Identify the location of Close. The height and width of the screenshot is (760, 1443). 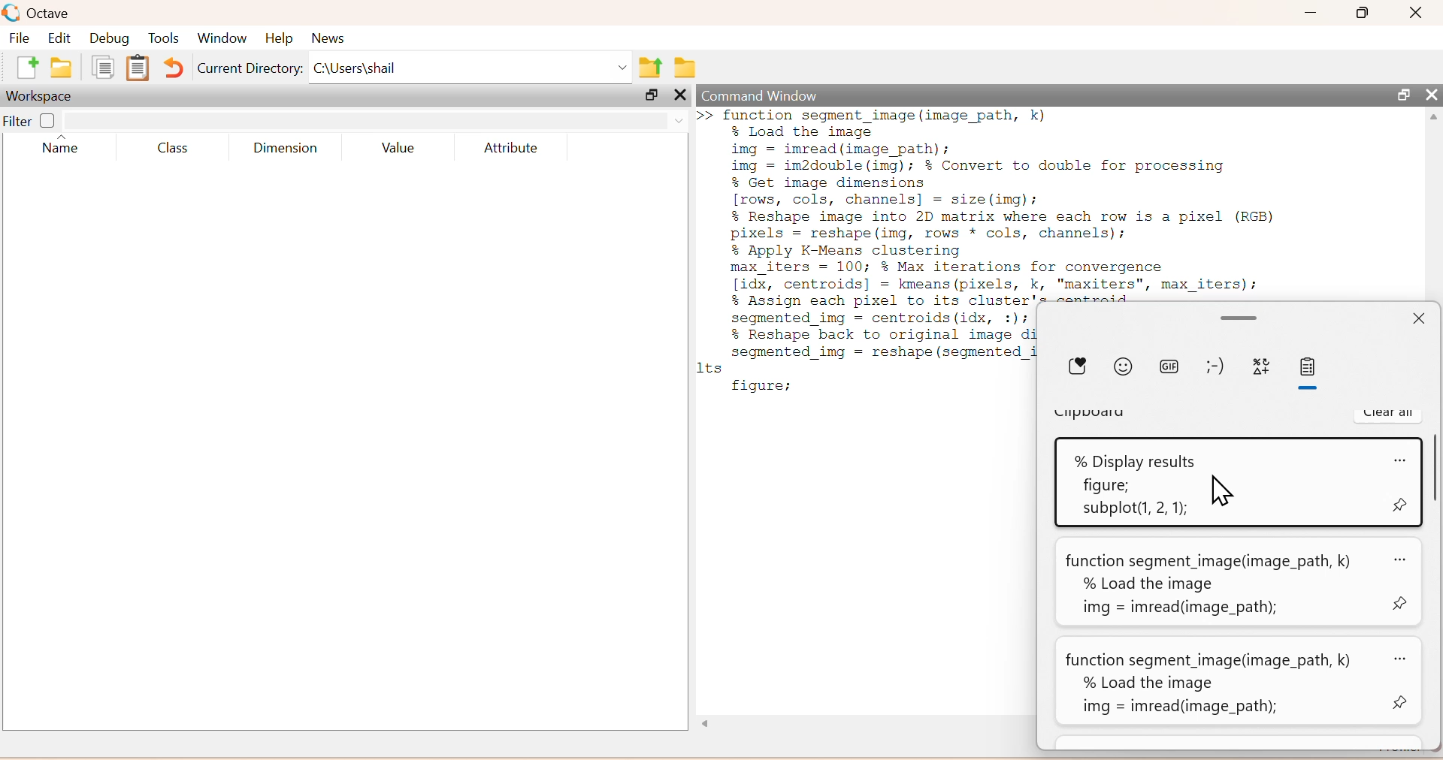
(1416, 317).